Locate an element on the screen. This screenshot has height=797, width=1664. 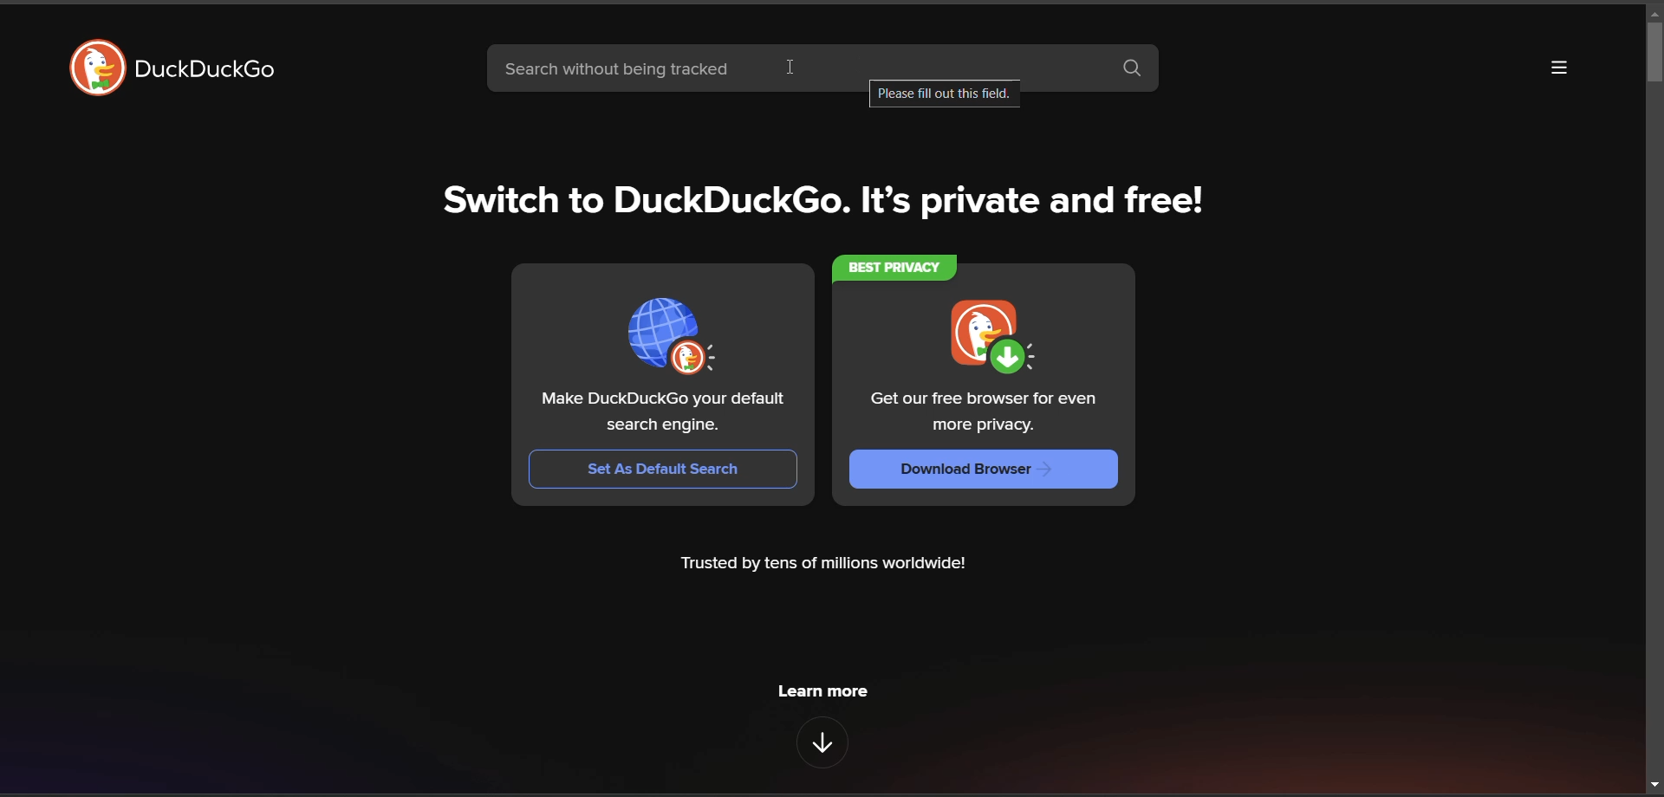
Set As Default Search is located at coordinates (665, 468).